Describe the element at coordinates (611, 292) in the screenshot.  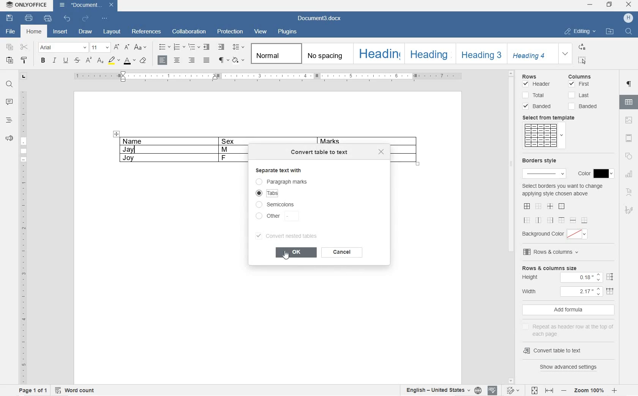
I see `distribute columns` at that location.